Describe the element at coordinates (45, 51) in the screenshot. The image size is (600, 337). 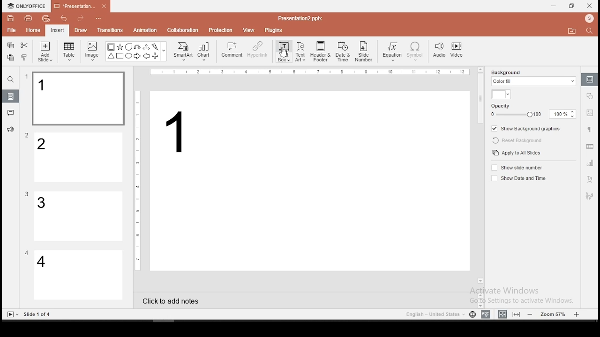
I see `add slide` at that location.